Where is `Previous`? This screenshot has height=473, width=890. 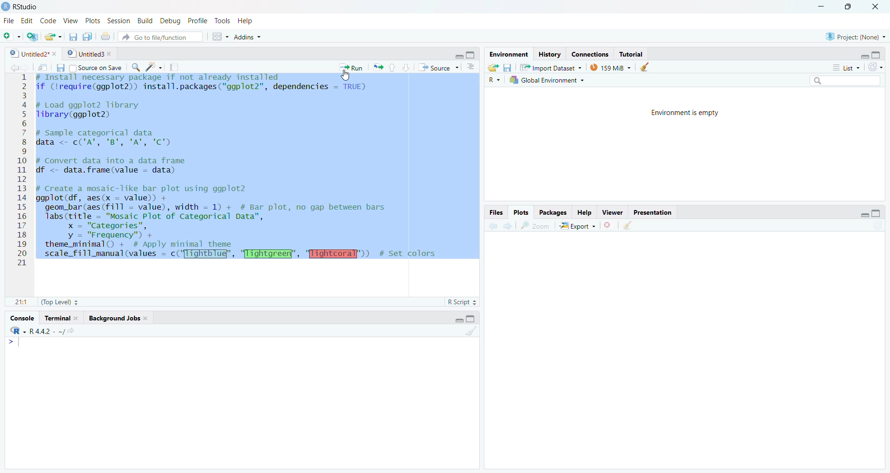 Previous is located at coordinates (491, 227).